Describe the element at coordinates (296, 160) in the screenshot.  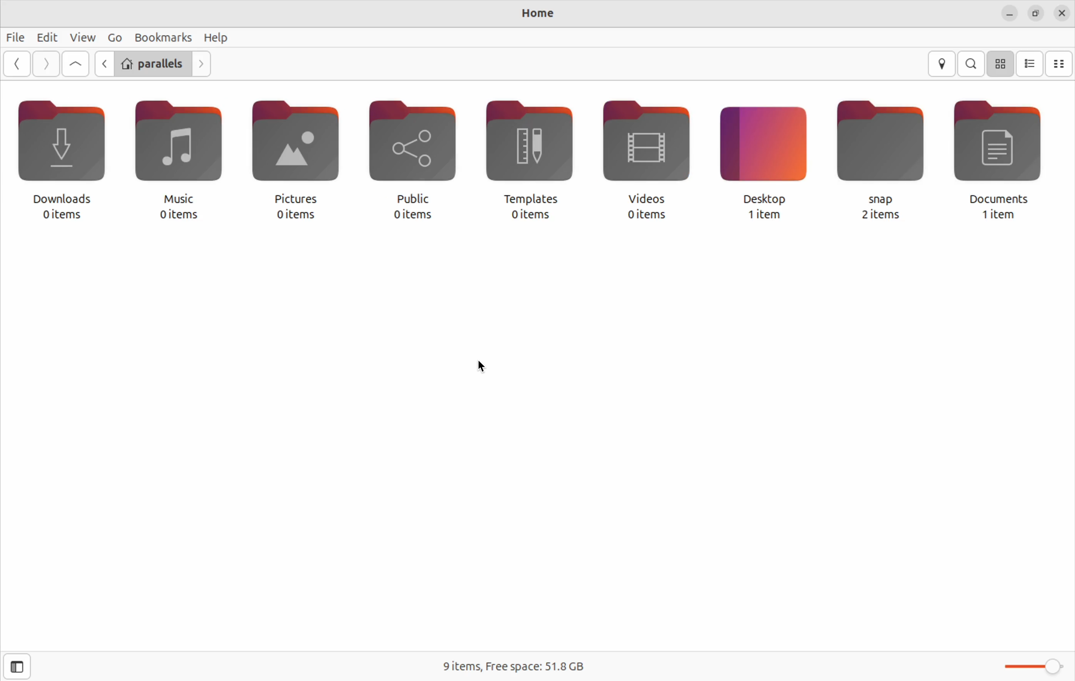
I see `pictures` at that location.